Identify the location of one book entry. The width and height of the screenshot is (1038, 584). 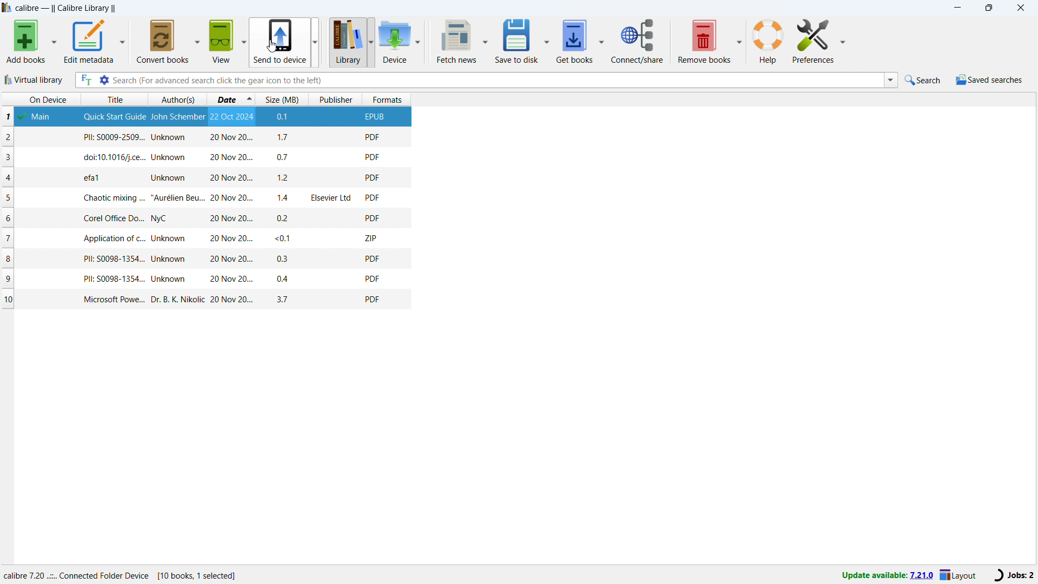
(206, 259).